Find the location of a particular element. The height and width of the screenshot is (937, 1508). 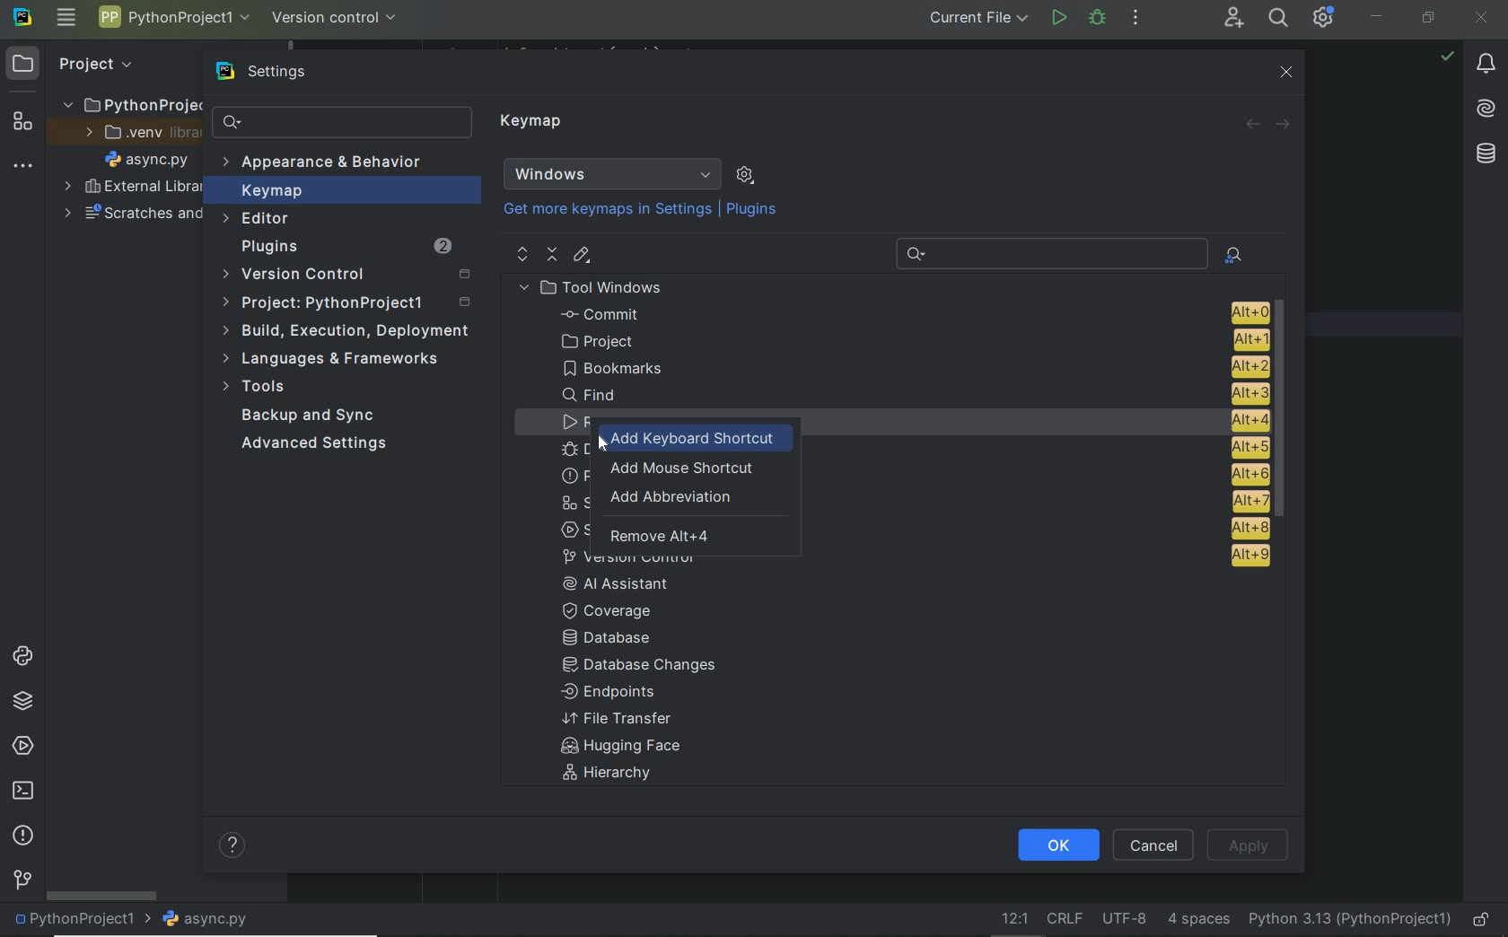

External Libraries is located at coordinates (128, 188).